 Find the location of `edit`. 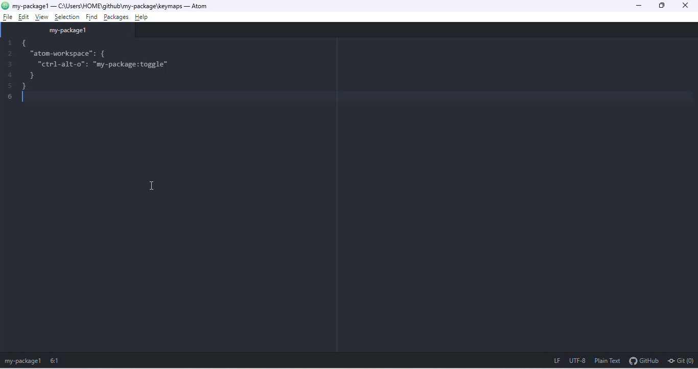

edit is located at coordinates (23, 17).